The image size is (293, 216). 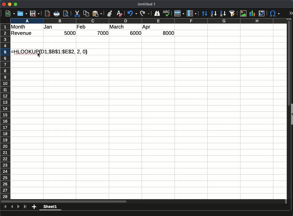 What do you see at coordinates (5, 207) in the screenshot?
I see `first sheet` at bounding box center [5, 207].